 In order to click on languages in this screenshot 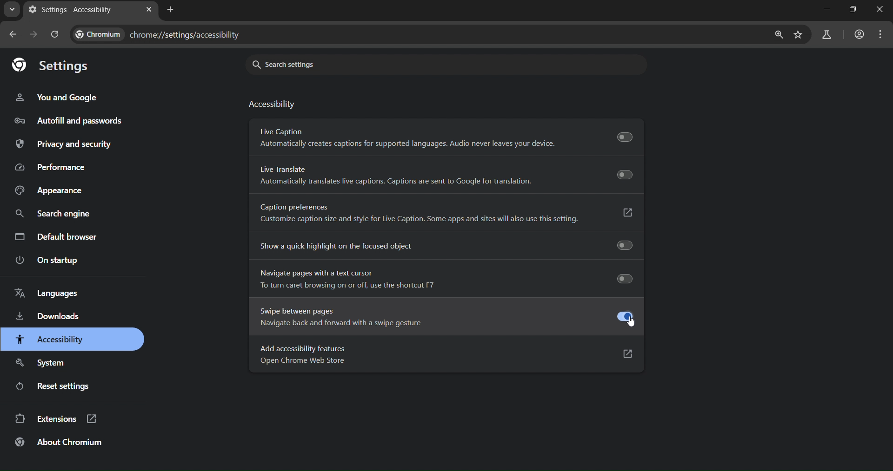, I will do `click(48, 293)`.